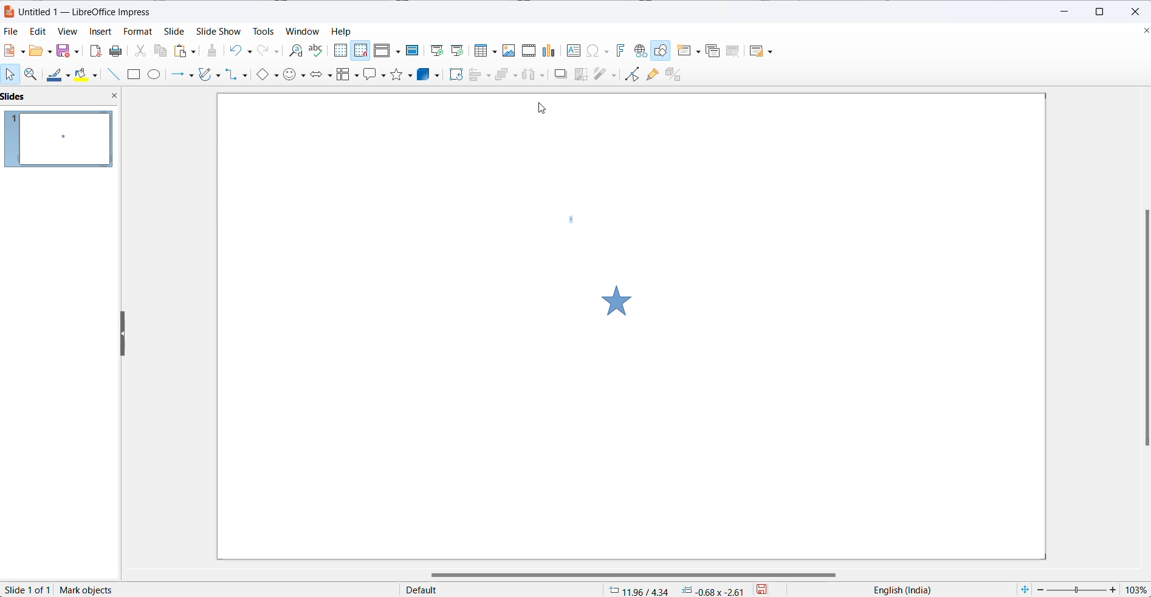 The width and height of the screenshot is (1151, 597). Describe the element at coordinates (213, 50) in the screenshot. I see `clone formatting` at that location.